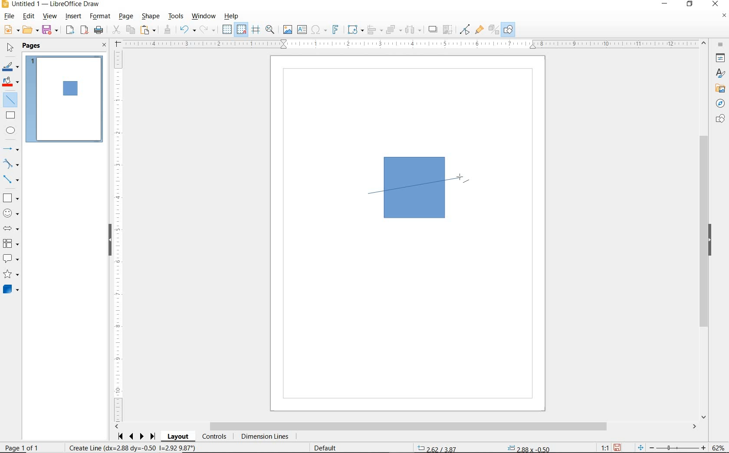 This screenshot has width=729, height=453. I want to click on HELP, so click(233, 16).